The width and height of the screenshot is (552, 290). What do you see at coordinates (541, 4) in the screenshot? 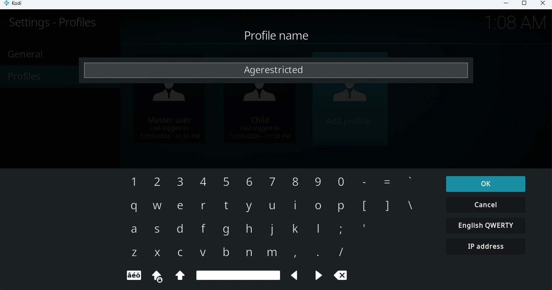
I see `Close` at bounding box center [541, 4].